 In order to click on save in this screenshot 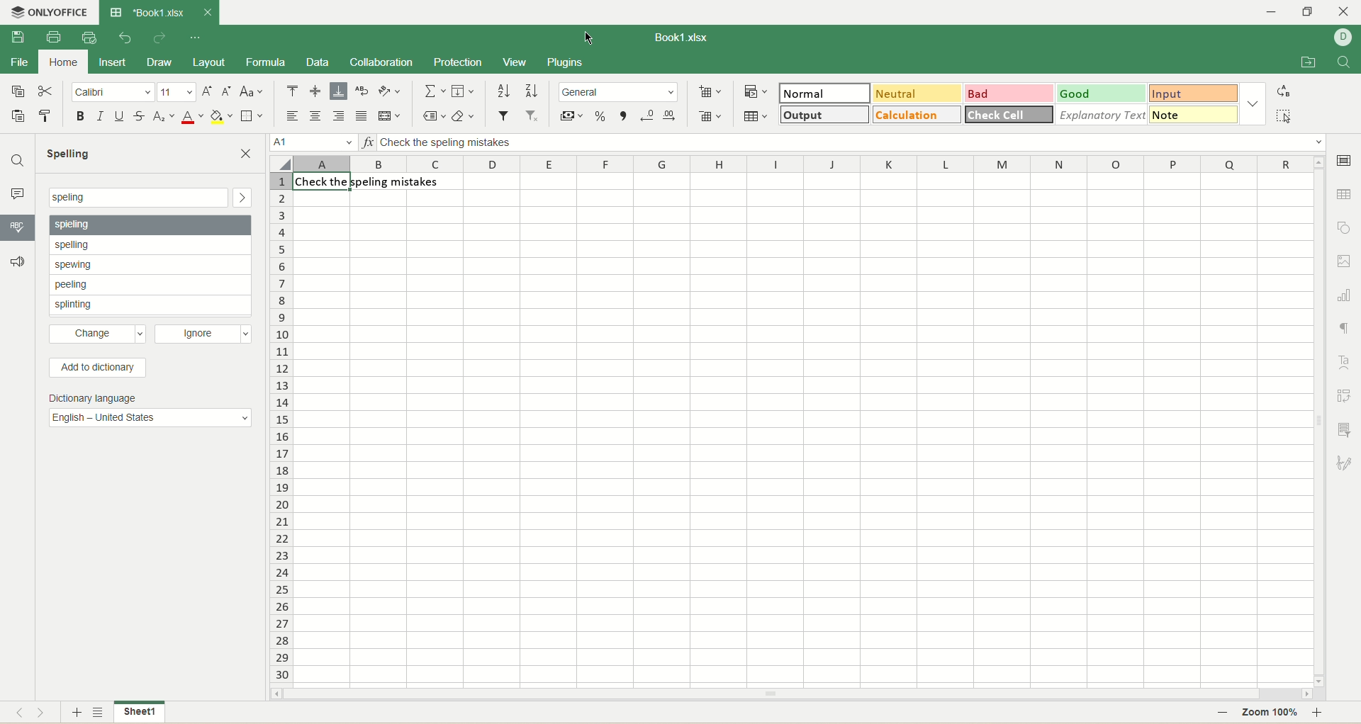, I will do `click(19, 37)`.